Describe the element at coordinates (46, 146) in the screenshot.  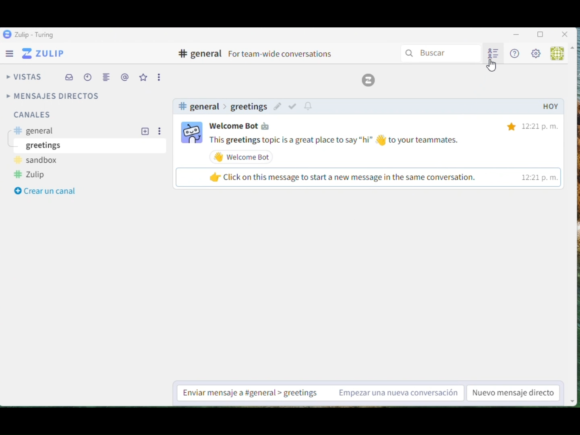
I see `greetings` at that location.